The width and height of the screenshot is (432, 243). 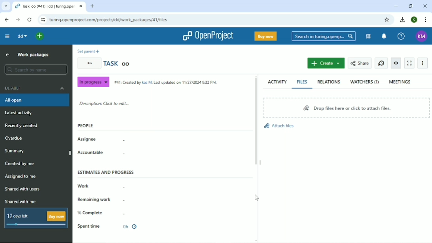 What do you see at coordinates (23, 190) in the screenshot?
I see `Shared with users` at bounding box center [23, 190].